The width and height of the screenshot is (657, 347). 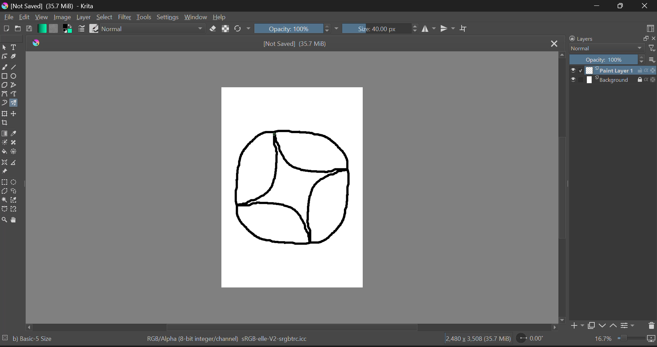 What do you see at coordinates (4, 172) in the screenshot?
I see `Reference Images` at bounding box center [4, 172].